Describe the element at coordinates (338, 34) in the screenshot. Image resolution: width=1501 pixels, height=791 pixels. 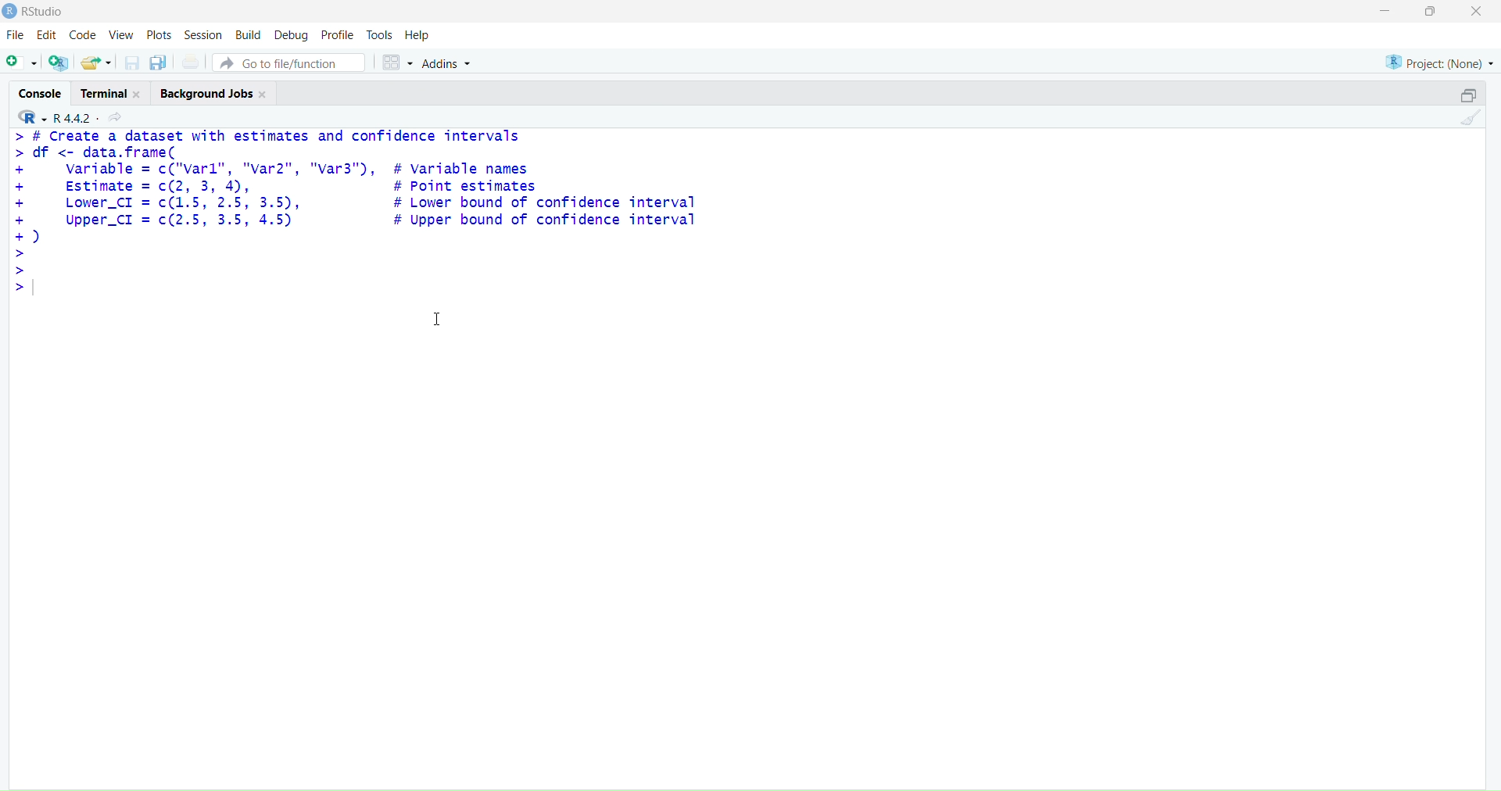
I see `Profile` at that location.